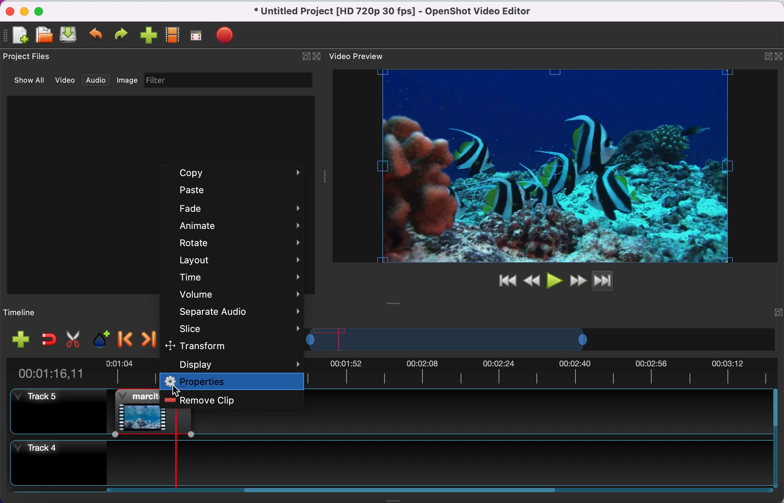 This screenshot has height=503, width=784. Describe the element at coordinates (237, 174) in the screenshot. I see `copy` at that location.